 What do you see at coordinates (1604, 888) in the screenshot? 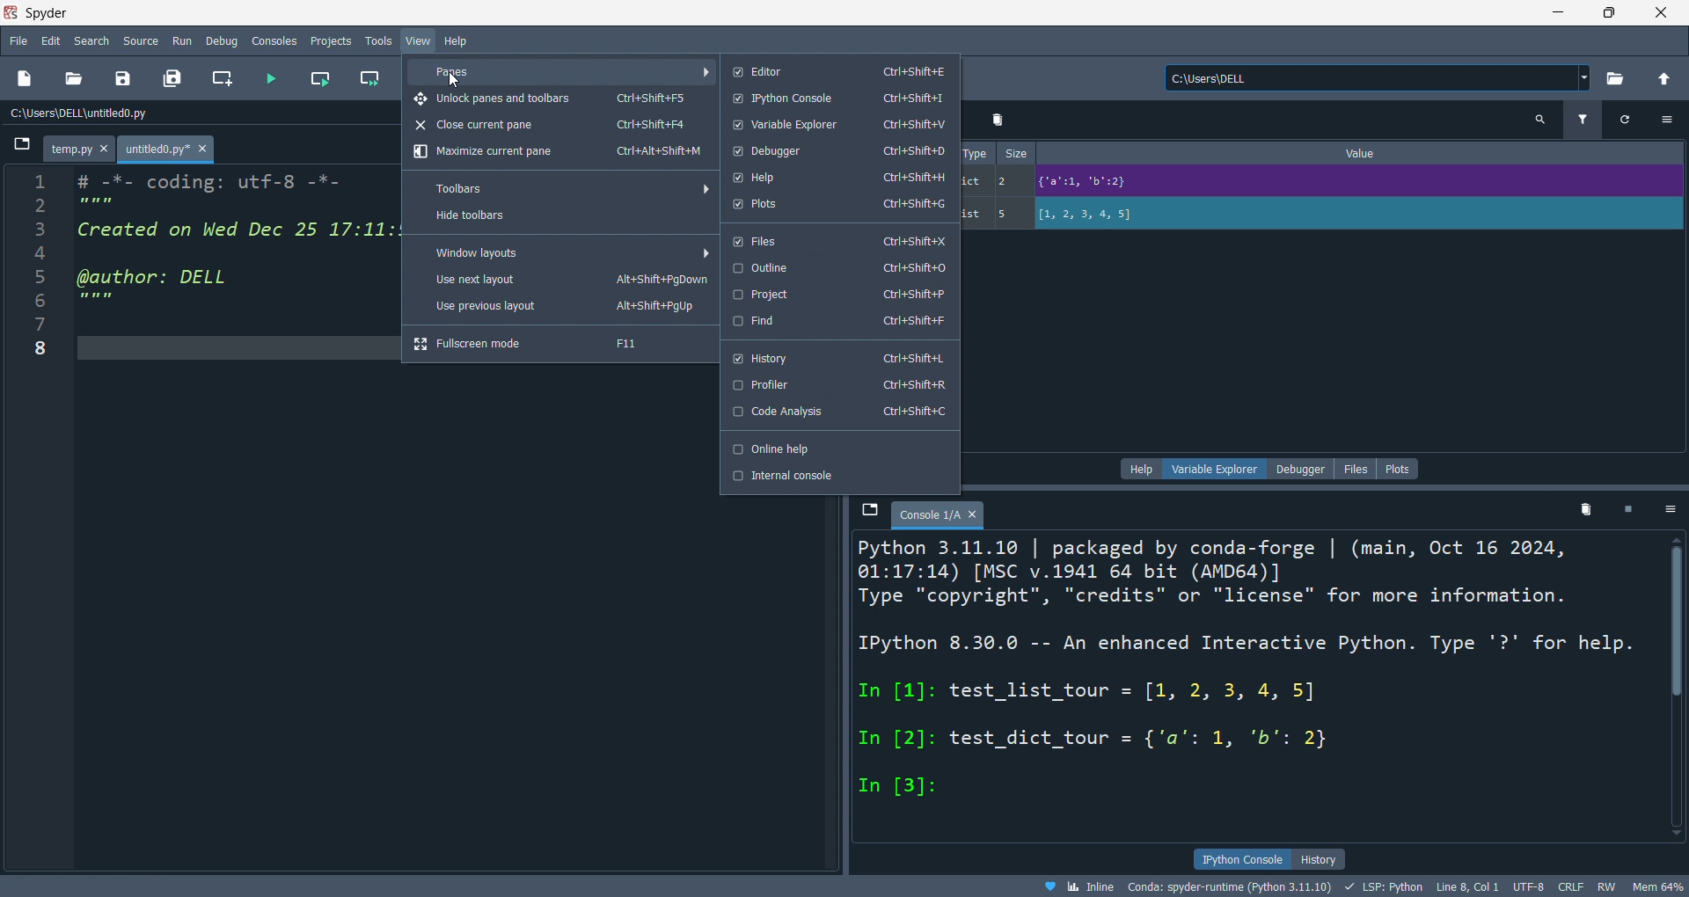
I see `rw` at bounding box center [1604, 888].